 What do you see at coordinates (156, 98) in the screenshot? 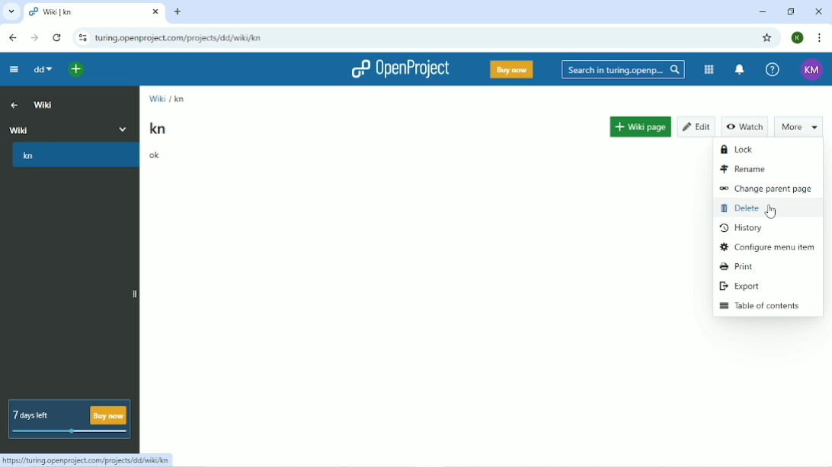
I see `Wiki` at bounding box center [156, 98].